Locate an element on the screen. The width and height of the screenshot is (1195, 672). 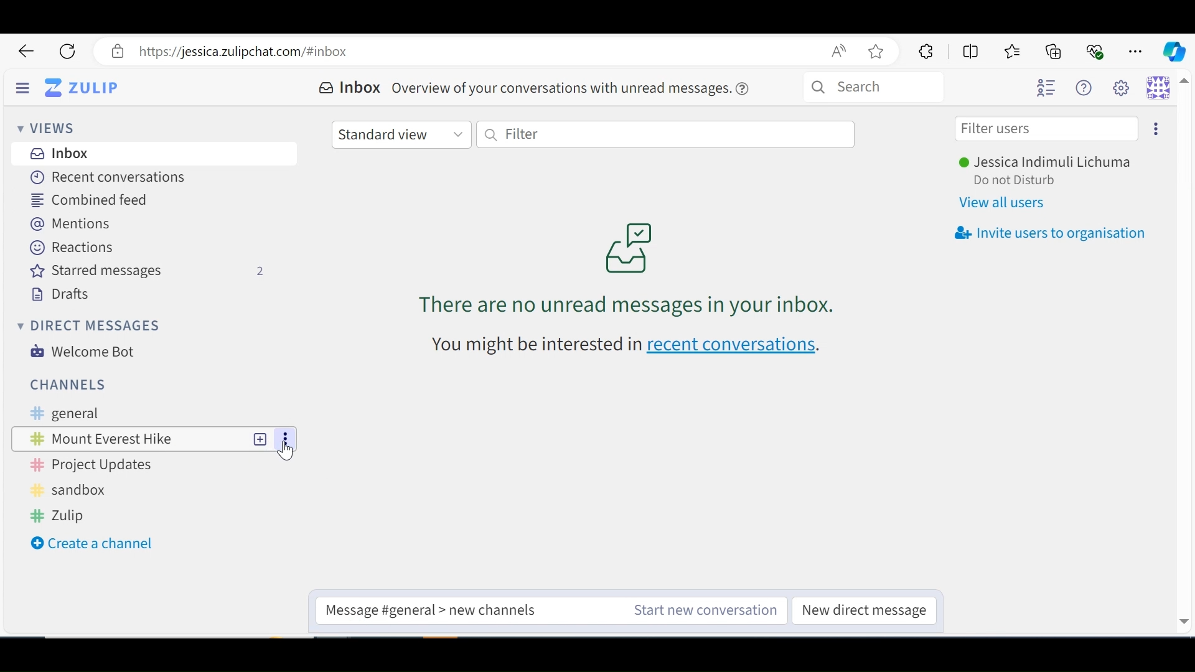
Username is located at coordinates (1051, 163).